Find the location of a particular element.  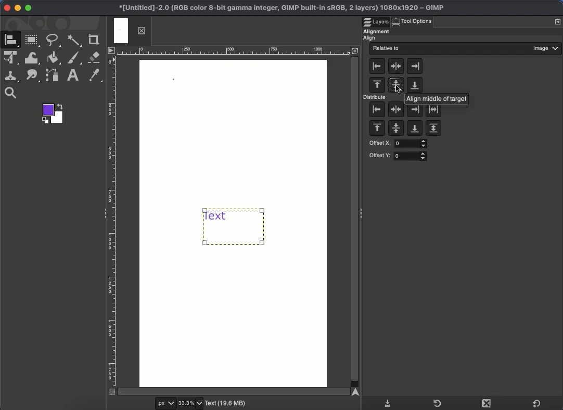

Align to the bottom is located at coordinates (414, 85).